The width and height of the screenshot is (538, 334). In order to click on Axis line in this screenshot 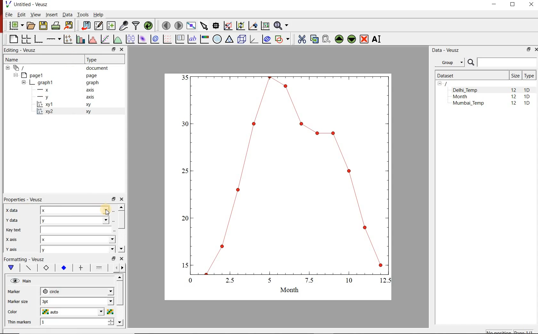, I will do `click(28, 268)`.